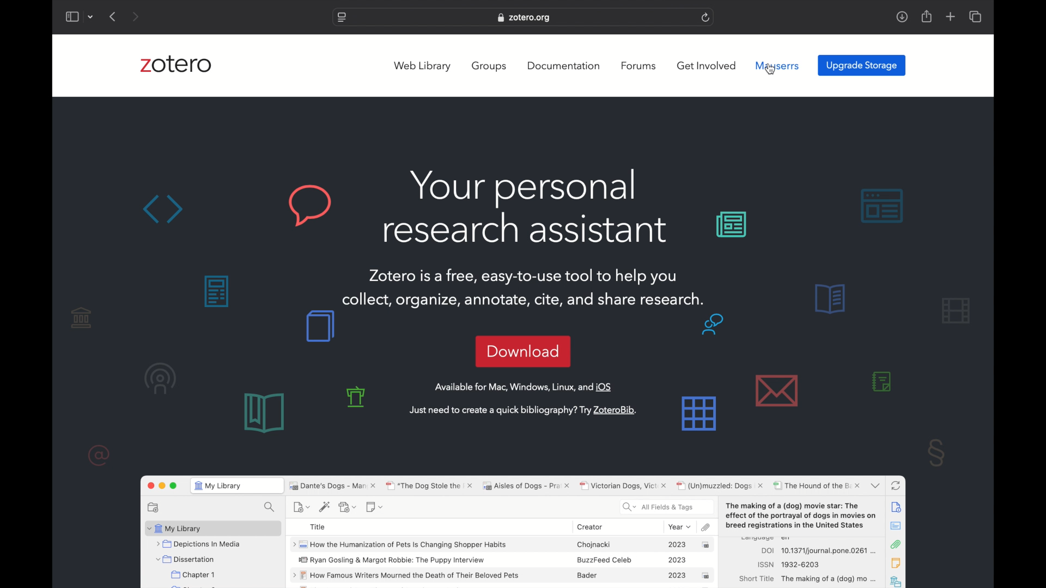 This screenshot has height=588, width=1046. What do you see at coordinates (524, 387) in the screenshot?
I see `available for mac, windows, linux and OS` at bounding box center [524, 387].